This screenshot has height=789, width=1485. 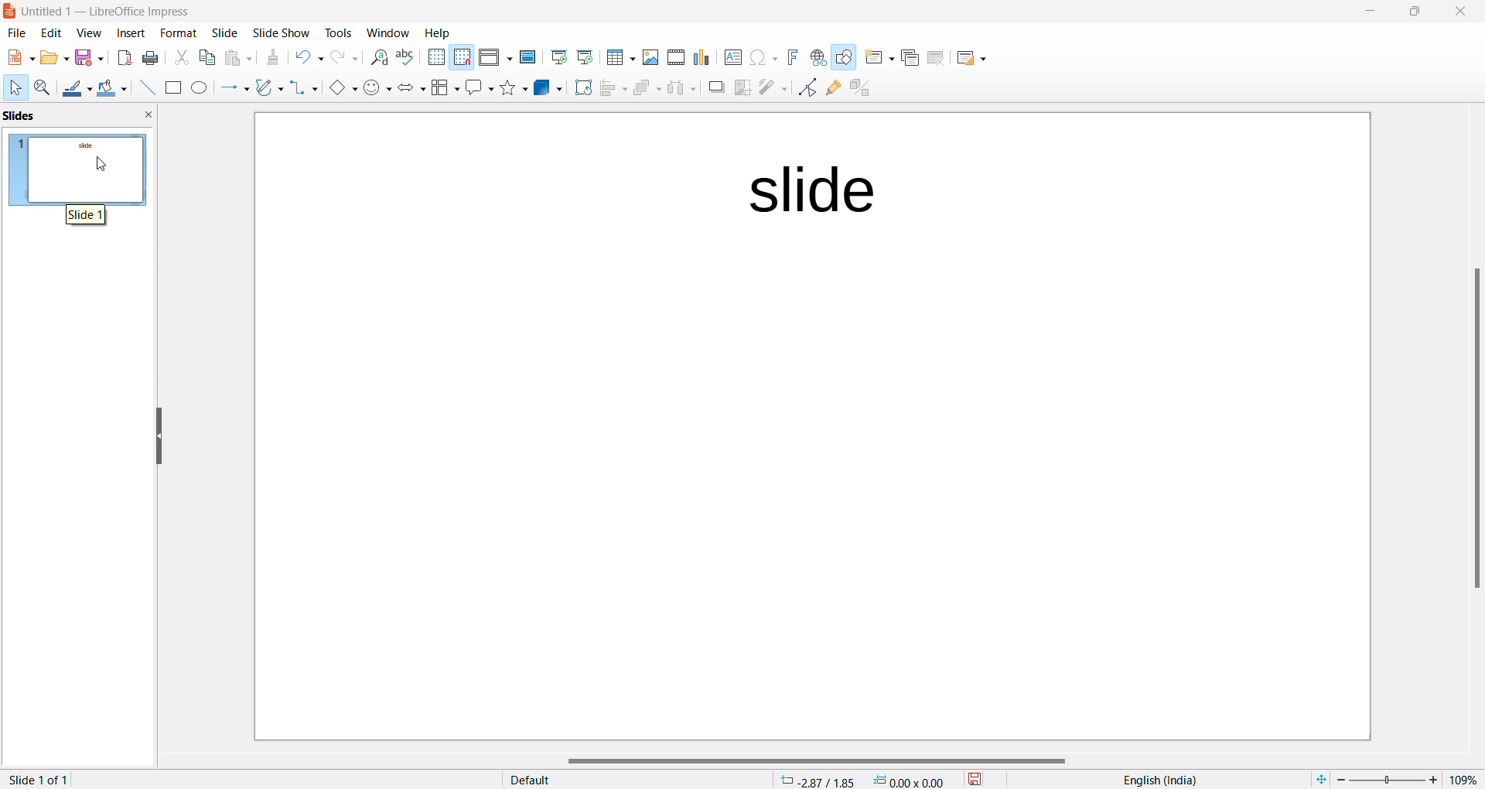 I want to click on Paste options, so click(x=240, y=57).